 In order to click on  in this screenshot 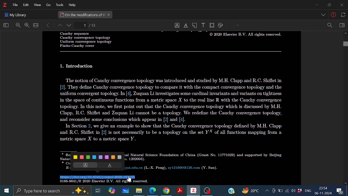, I will do `click(244, 36)`.